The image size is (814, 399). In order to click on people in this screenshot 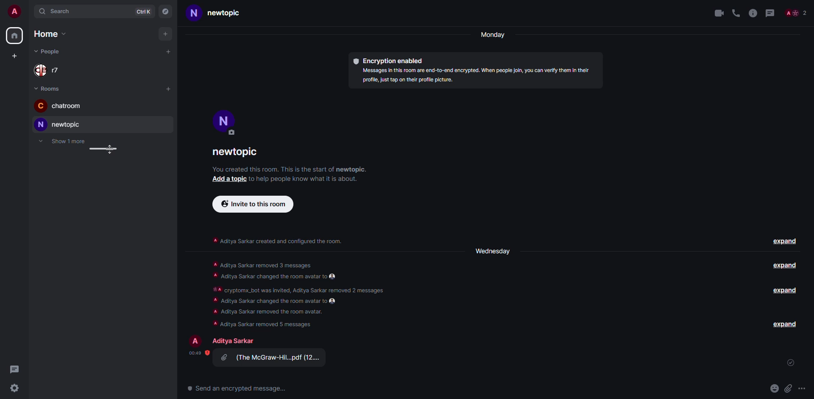, I will do `click(795, 14)`.